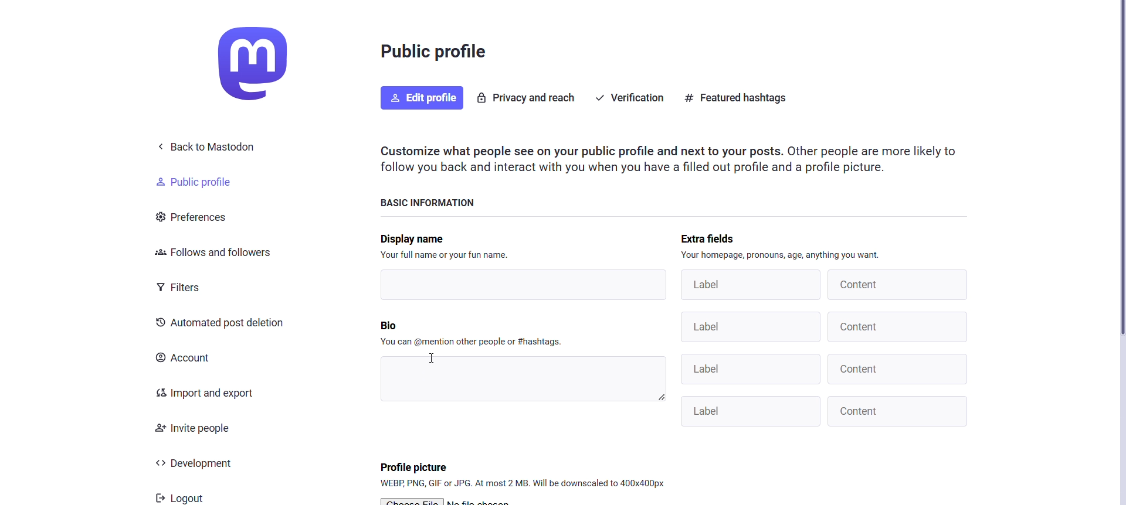 This screenshot has width=1126, height=505. Describe the element at coordinates (898, 412) in the screenshot. I see `Content` at that location.